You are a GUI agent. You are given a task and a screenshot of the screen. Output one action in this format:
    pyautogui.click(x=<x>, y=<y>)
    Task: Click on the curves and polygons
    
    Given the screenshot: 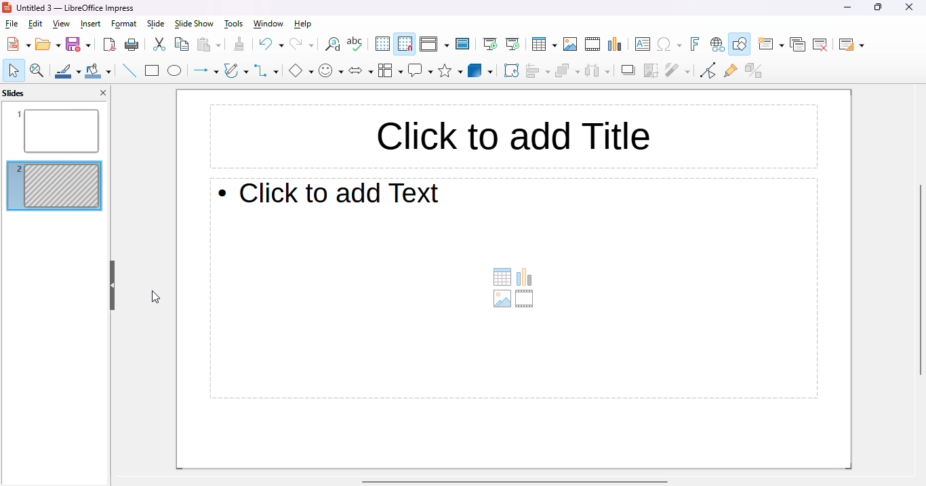 What is the action you would take?
    pyautogui.click(x=236, y=70)
    